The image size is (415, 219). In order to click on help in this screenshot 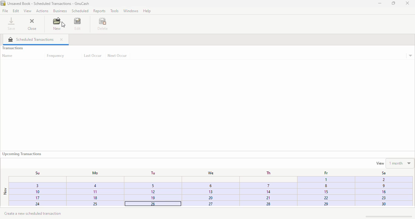, I will do `click(147, 11)`.